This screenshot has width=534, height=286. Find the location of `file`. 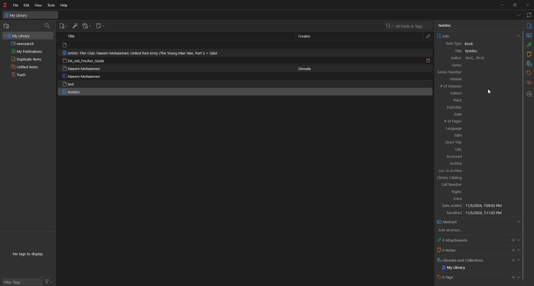

file is located at coordinates (16, 5).